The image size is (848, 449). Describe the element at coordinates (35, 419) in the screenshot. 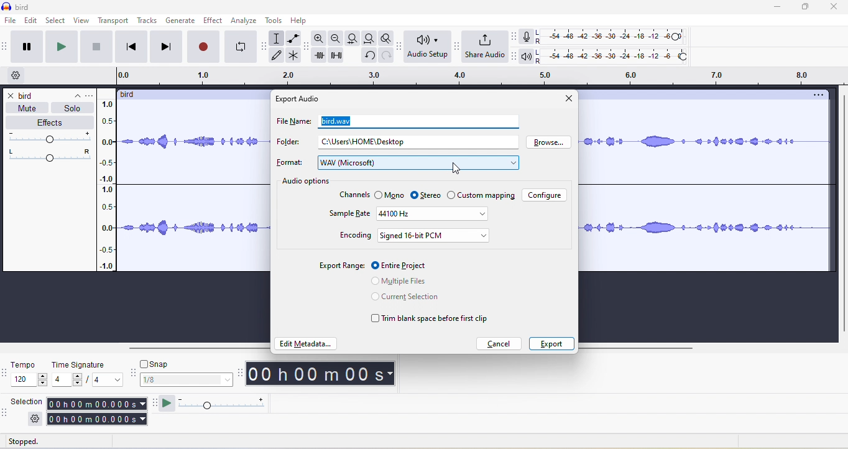

I see `selection settings` at that location.